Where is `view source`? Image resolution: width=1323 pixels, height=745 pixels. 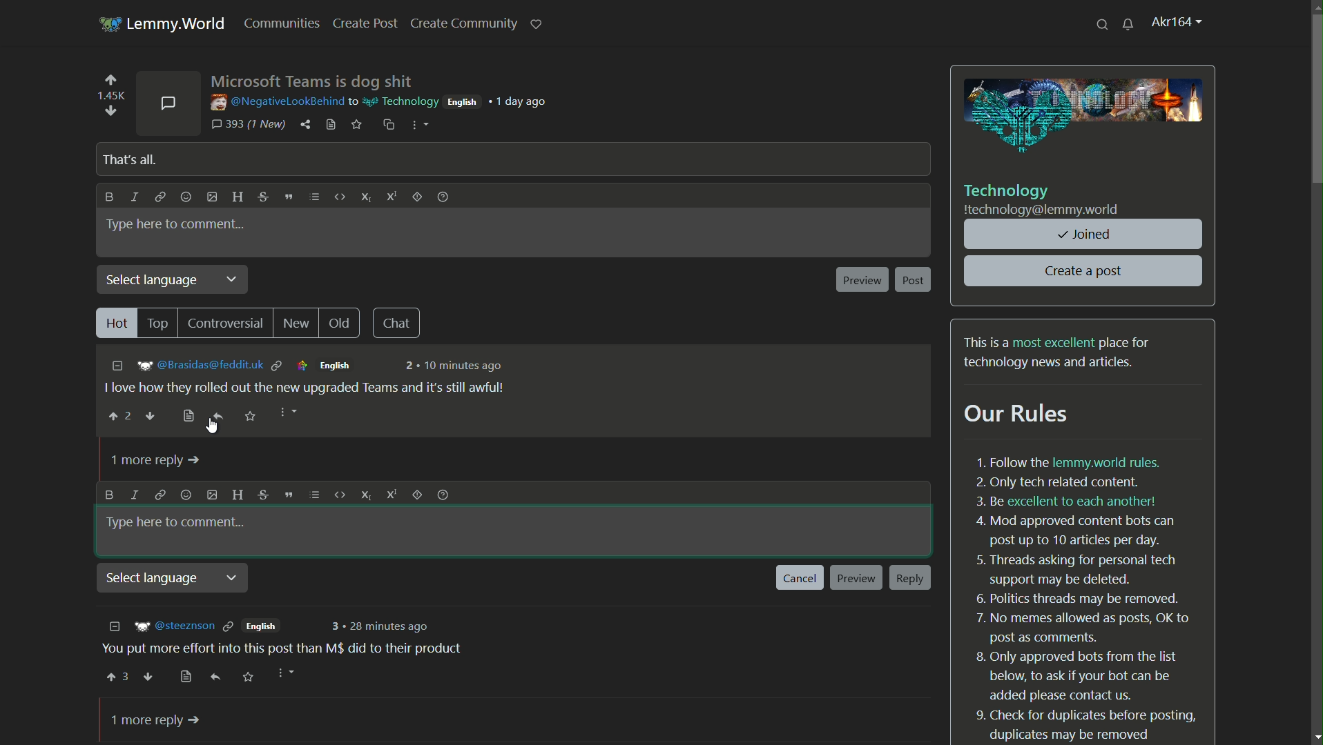 view source is located at coordinates (330, 125).